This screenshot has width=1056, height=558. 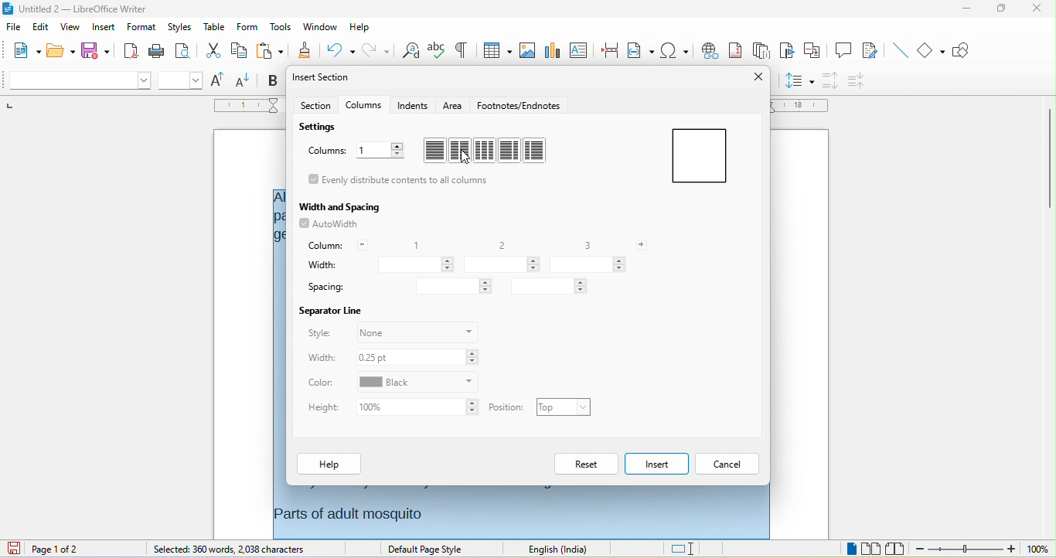 What do you see at coordinates (763, 52) in the screenshot?
I see `endnote` at bounding box center [763, 52].